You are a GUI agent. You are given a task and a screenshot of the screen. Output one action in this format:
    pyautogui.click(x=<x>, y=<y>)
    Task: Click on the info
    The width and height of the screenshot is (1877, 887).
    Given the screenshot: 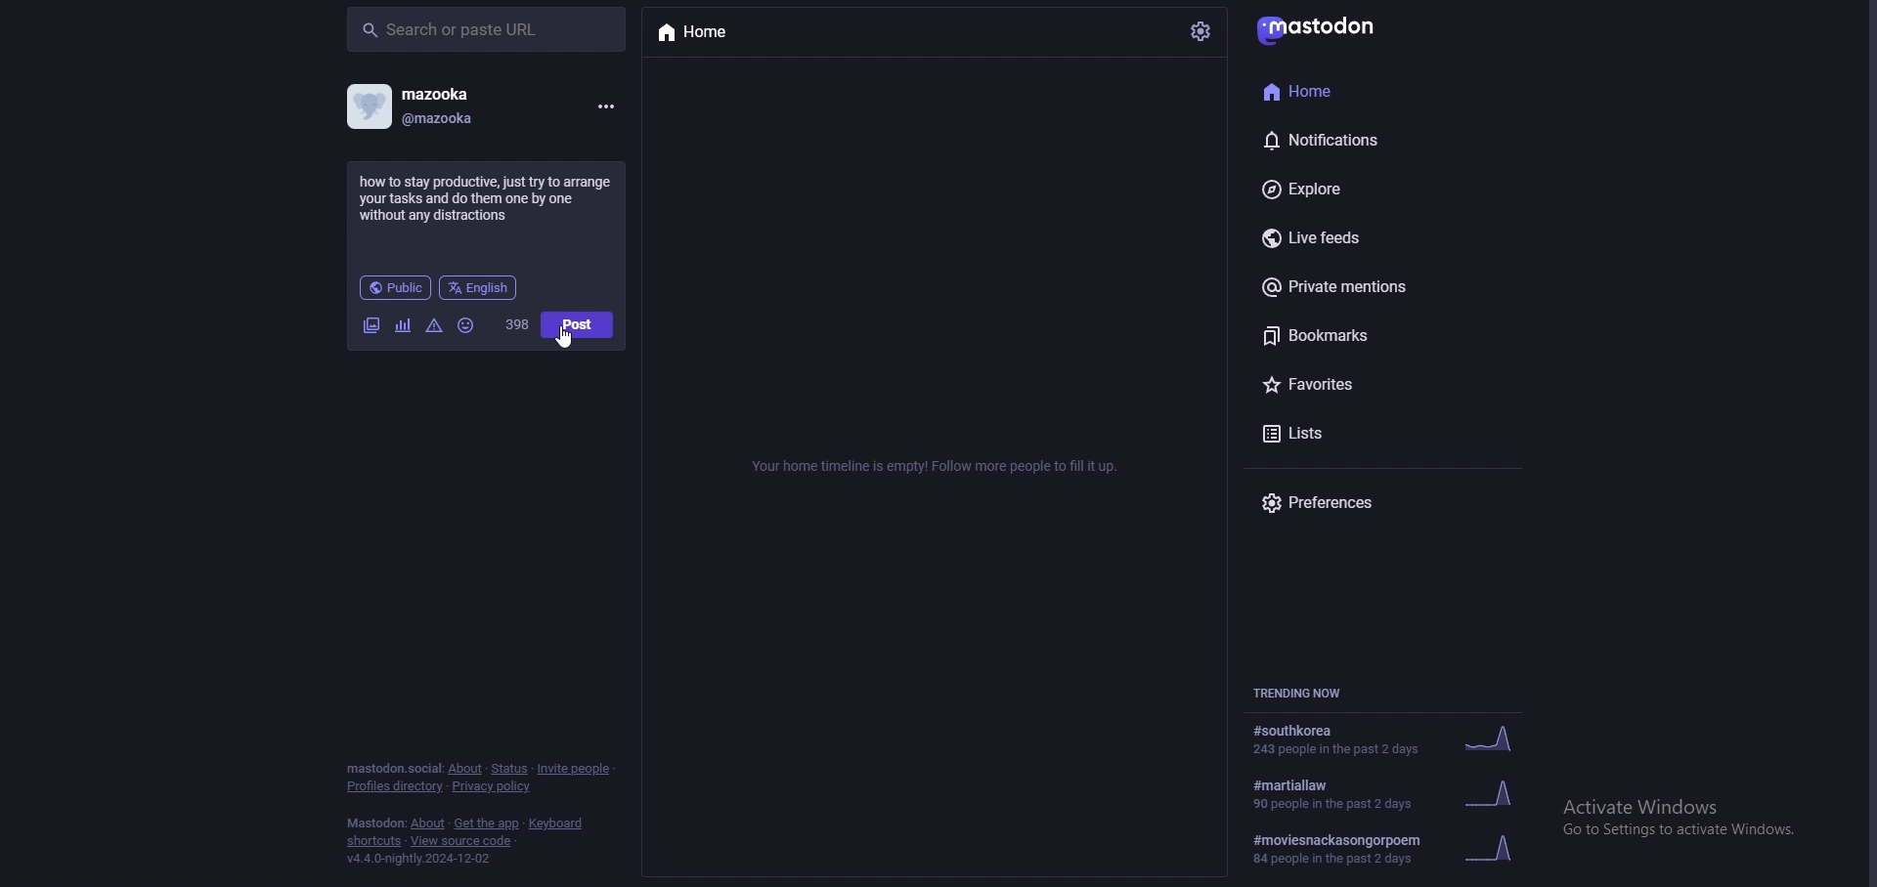 What is the action you would take?
    pyautogui.click(x=940, y=464)
    